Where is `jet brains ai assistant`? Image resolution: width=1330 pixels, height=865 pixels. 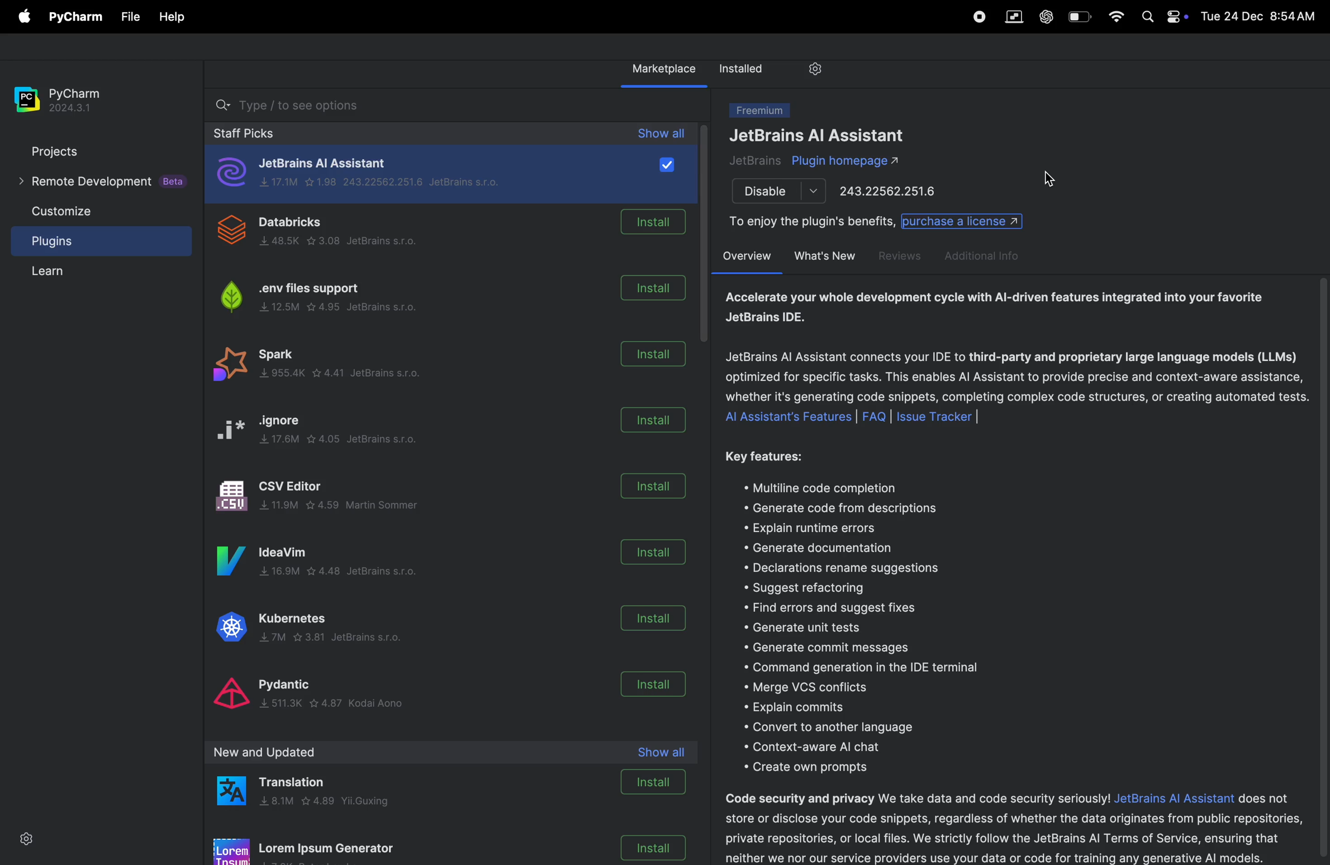 jet brains ai assistant is located at coordinates (856, 134).